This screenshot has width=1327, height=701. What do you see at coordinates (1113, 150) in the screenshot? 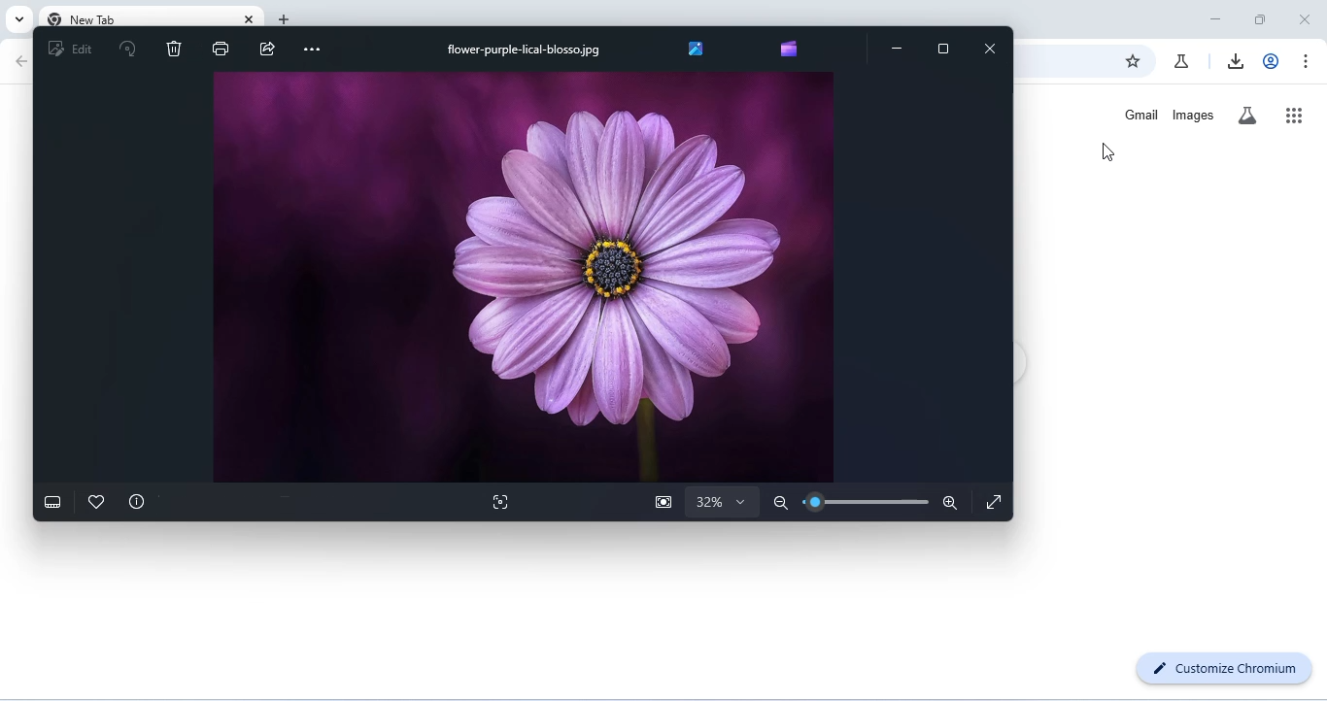
I see `cursor` at bounding box center [1113, 150].